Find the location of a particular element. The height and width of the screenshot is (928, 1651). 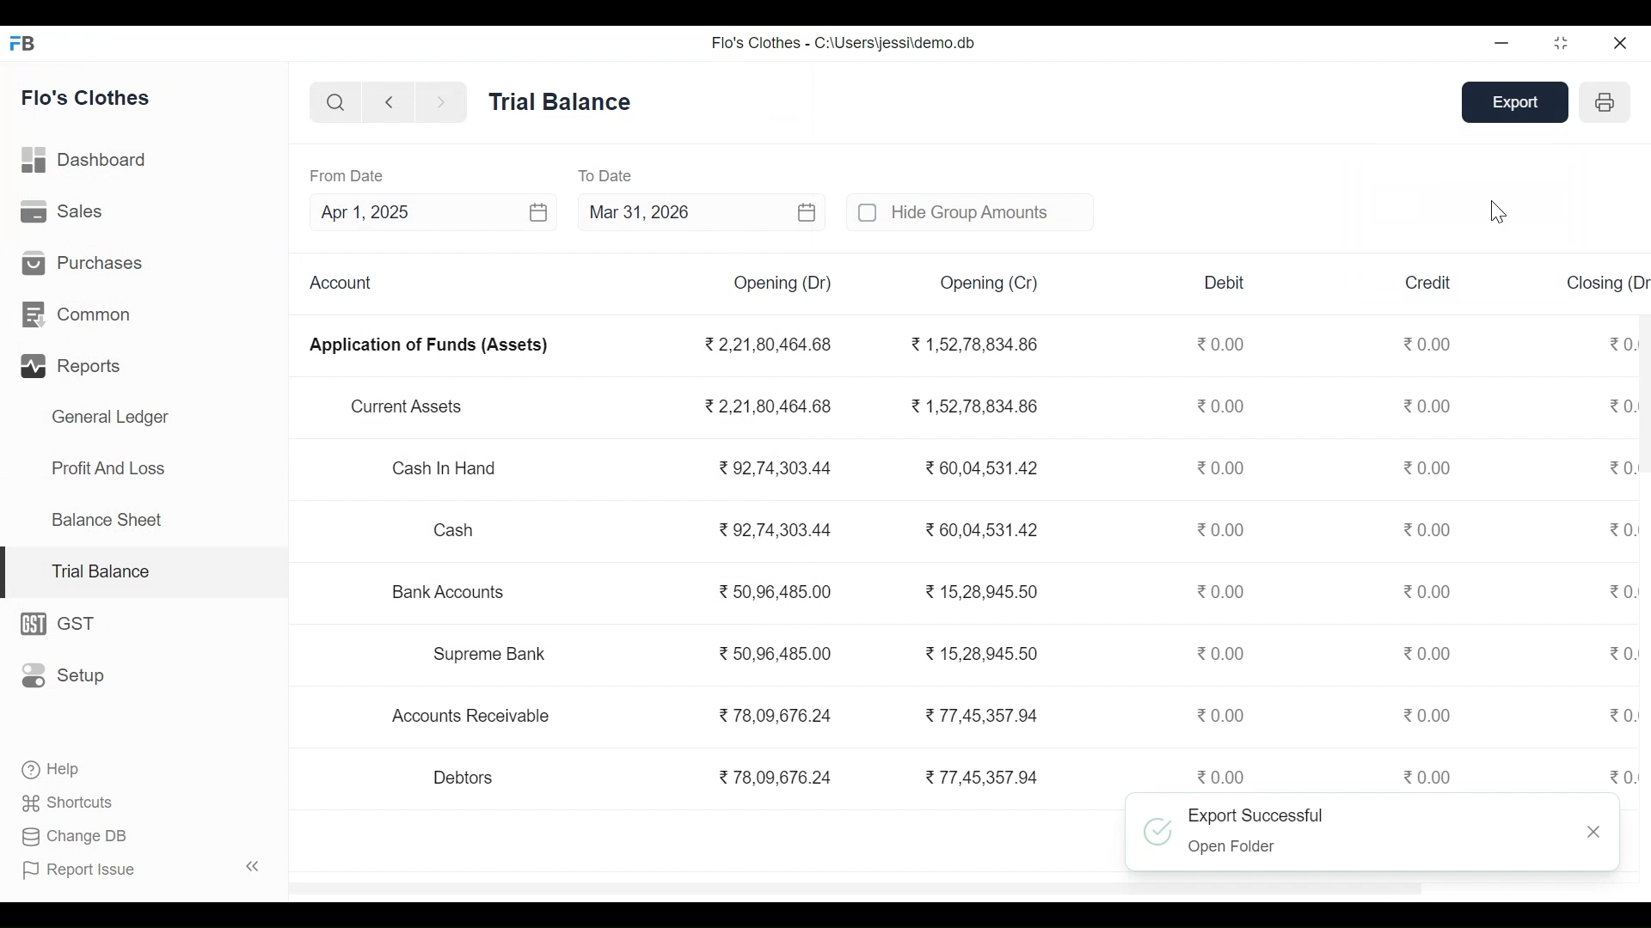

60,04,531.42 is located at coordinates (977, 466).